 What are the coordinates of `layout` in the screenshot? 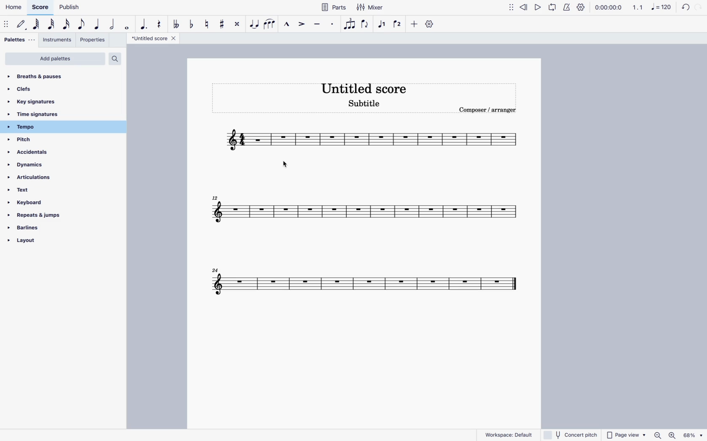 It's located at (32, 244).